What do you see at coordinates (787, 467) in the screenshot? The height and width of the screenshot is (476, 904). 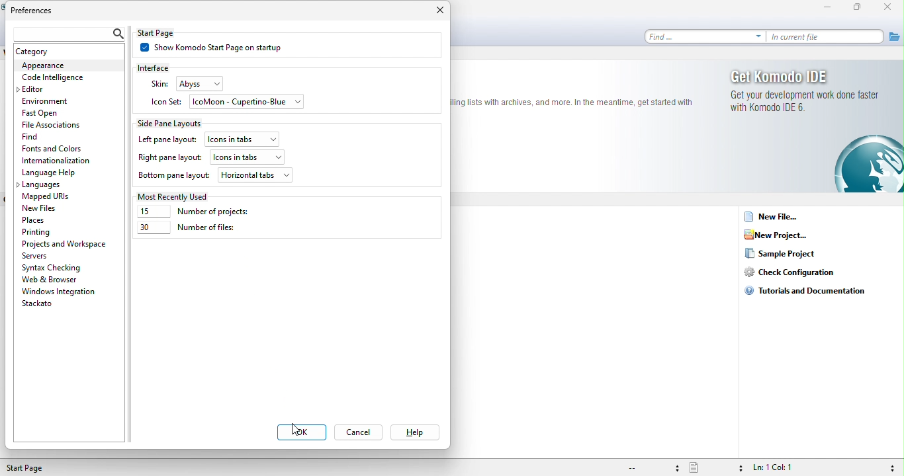 I see `ln 1, col 1` at bounding box center [787, 467].